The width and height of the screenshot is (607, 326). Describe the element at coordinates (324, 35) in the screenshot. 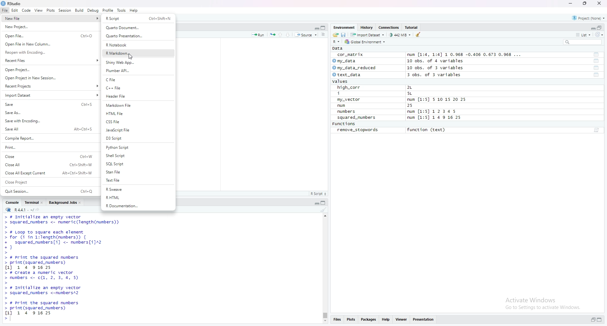

I see `Document outline` at that location.